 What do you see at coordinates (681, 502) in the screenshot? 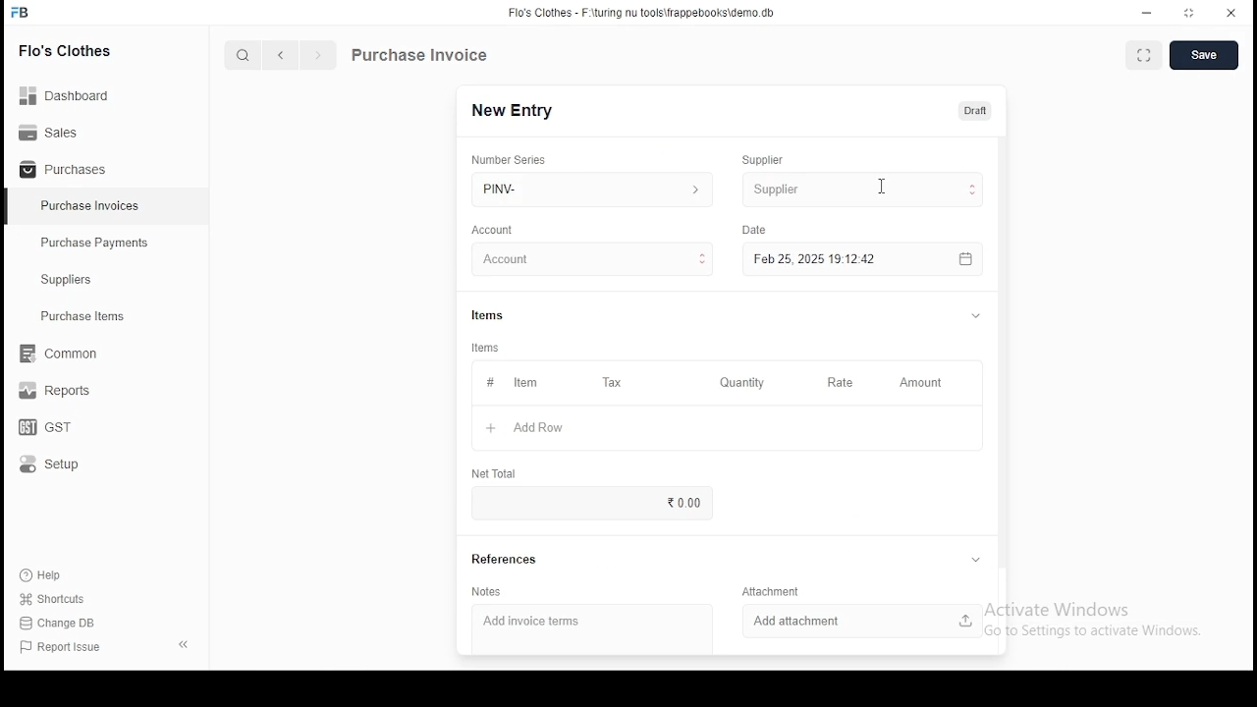
I see `0.00` at bounding box center [681, 502].